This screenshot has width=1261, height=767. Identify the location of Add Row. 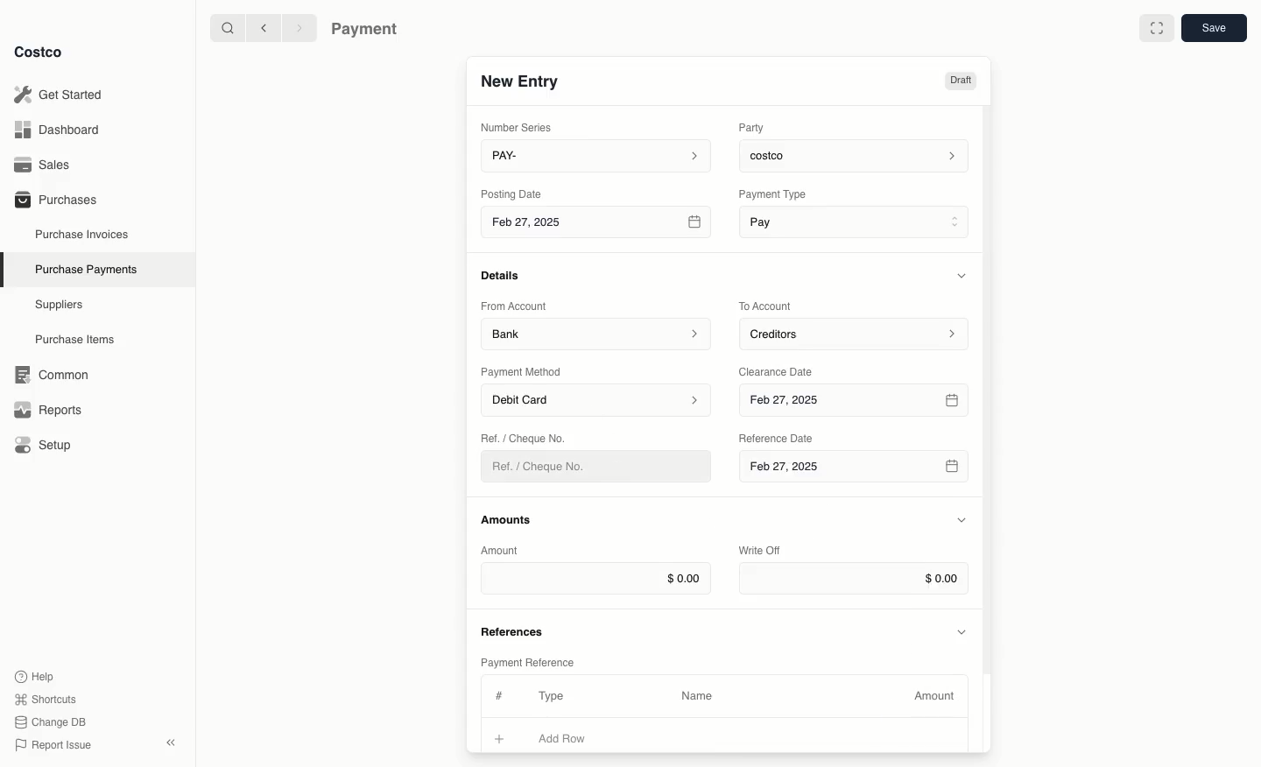
(574, 738).